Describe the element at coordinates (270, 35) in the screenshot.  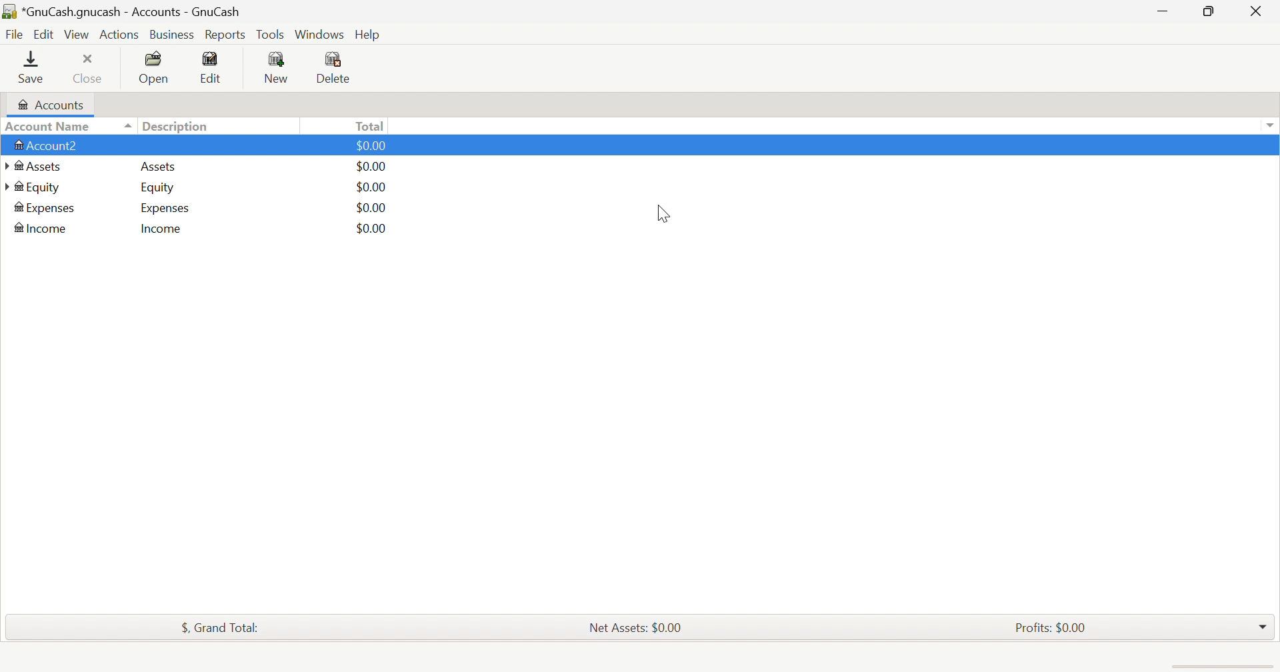
I see `Tools` at that location.